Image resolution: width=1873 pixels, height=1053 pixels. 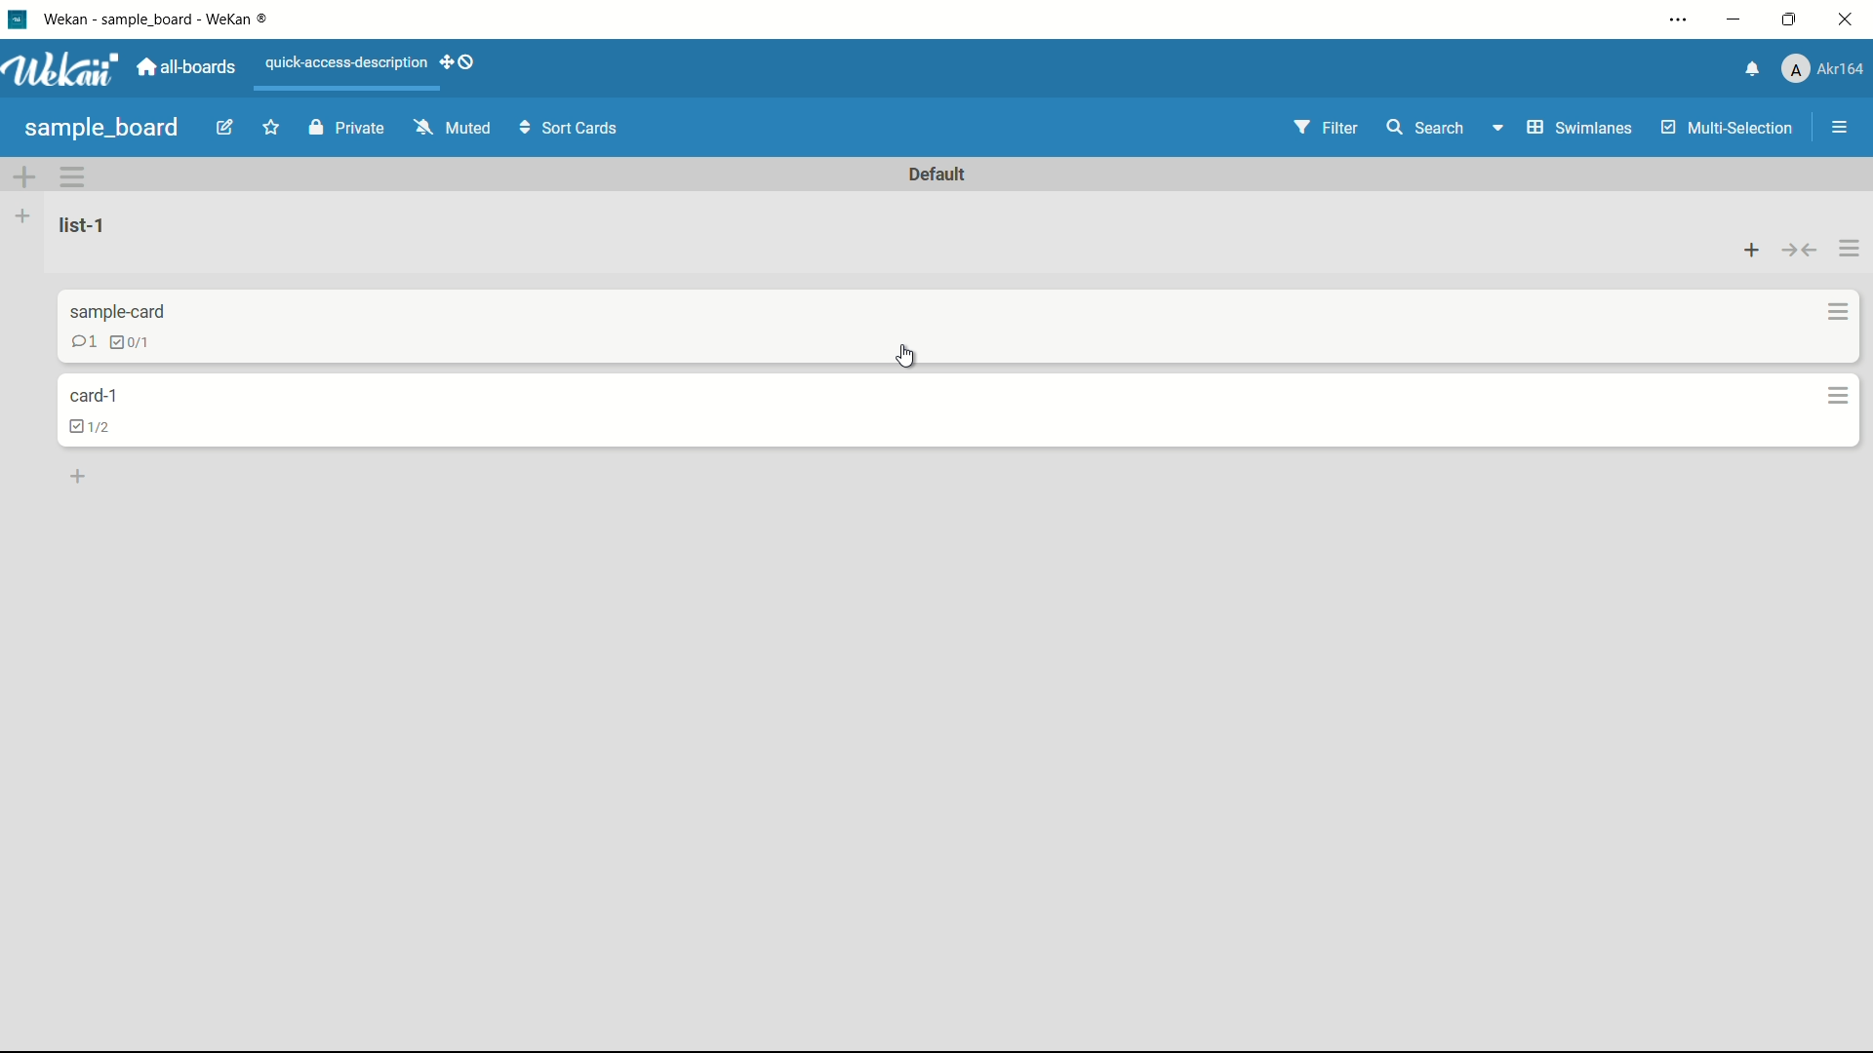 I want to click on cursor, so click(x=908, y=357).